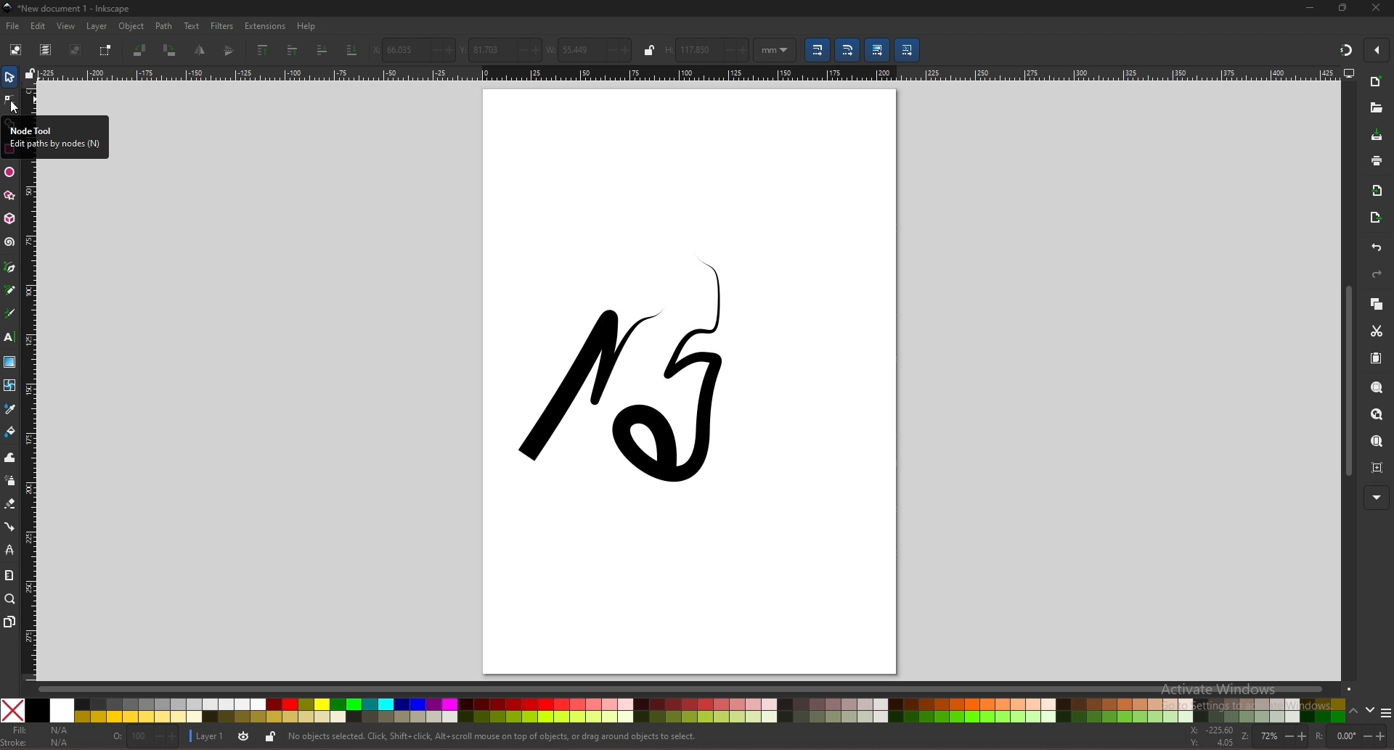 Image resolution: width=1394 pixels, height=750 pixels. What do you see at coordinates (1346, 379) in the screenshot?
I see `scroll bar` at bounding box center [1346, 379].